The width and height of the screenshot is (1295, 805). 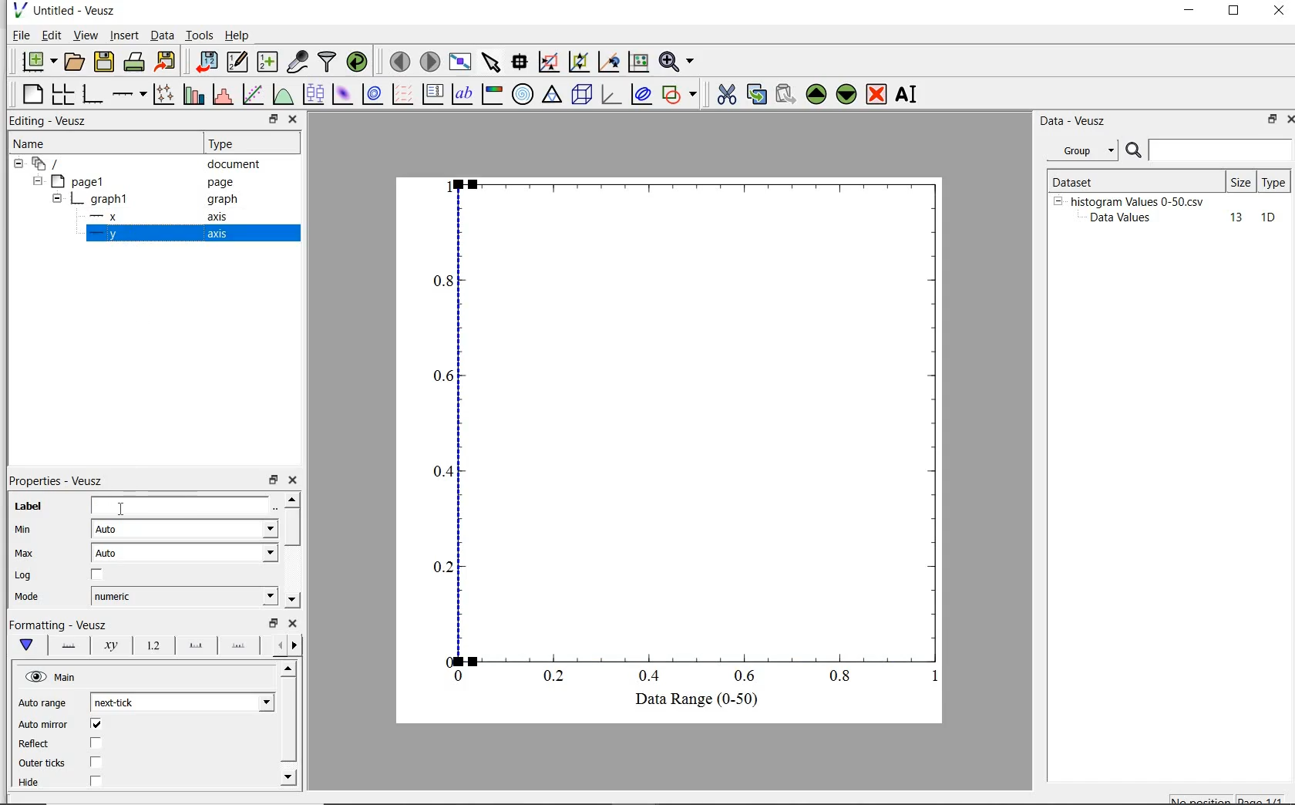 What do you see at coordinates (289, 668) in the screenshot?
I see `move up` at bounding box center [289, 668].